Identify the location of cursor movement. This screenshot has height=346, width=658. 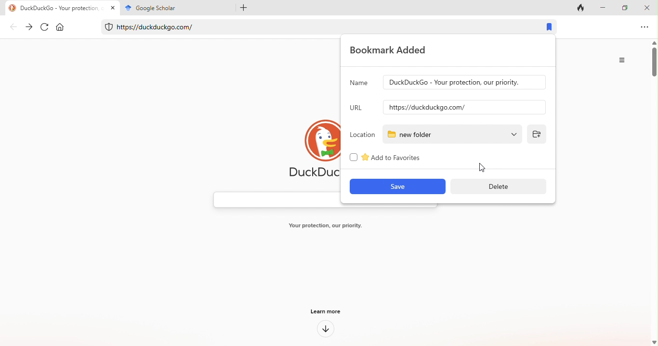
(513, 135).